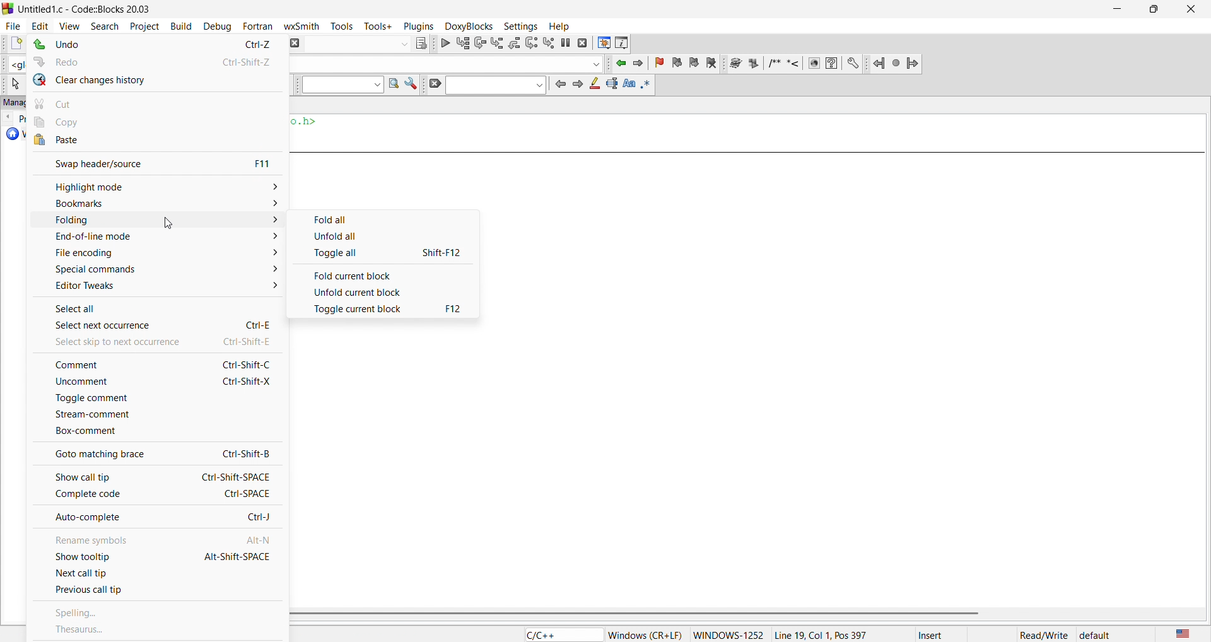 The image size is (1211, 642). Describe the element at coordinates (156, 518) in the screenshot. I see `auto complete` at that location.